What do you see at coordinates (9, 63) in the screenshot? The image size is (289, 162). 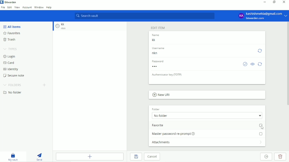 I see `Card` at bounding box center [9, 63].